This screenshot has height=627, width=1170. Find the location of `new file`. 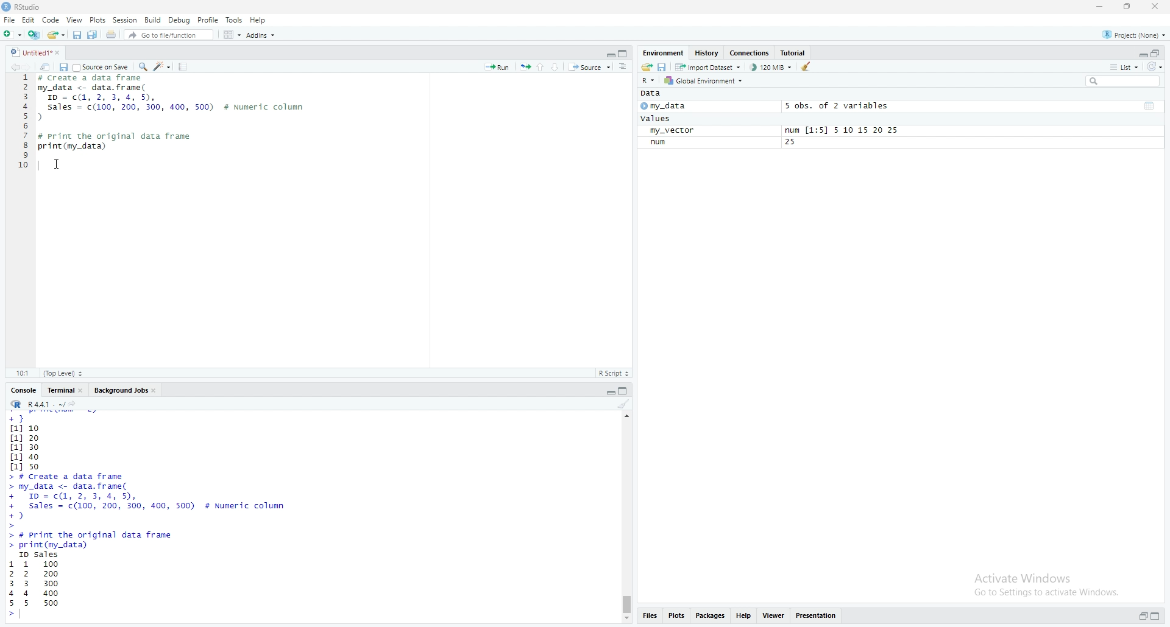

new file is located at coordinates (12, 33).